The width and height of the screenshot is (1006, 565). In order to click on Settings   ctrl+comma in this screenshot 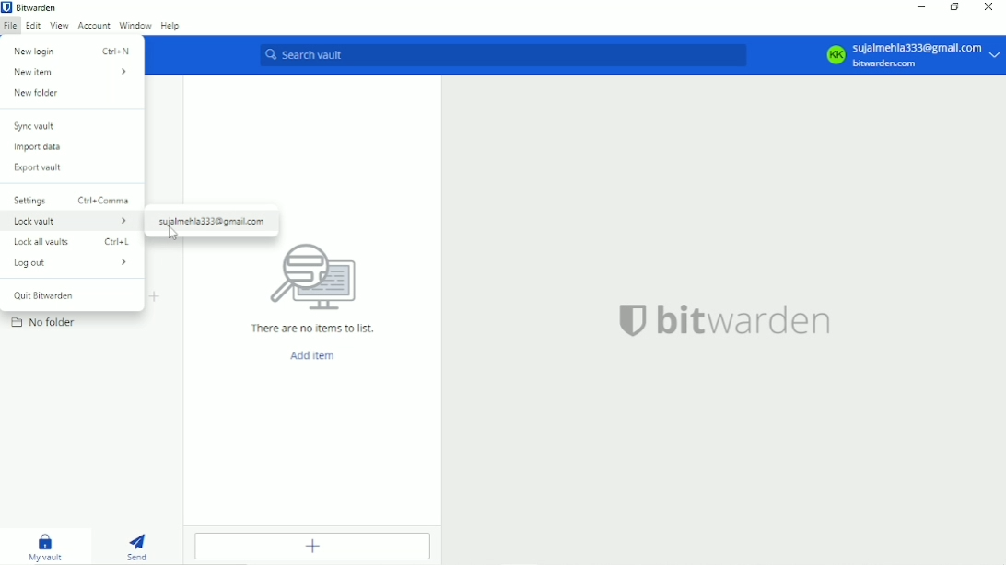, I will do `click(72, 200)`.